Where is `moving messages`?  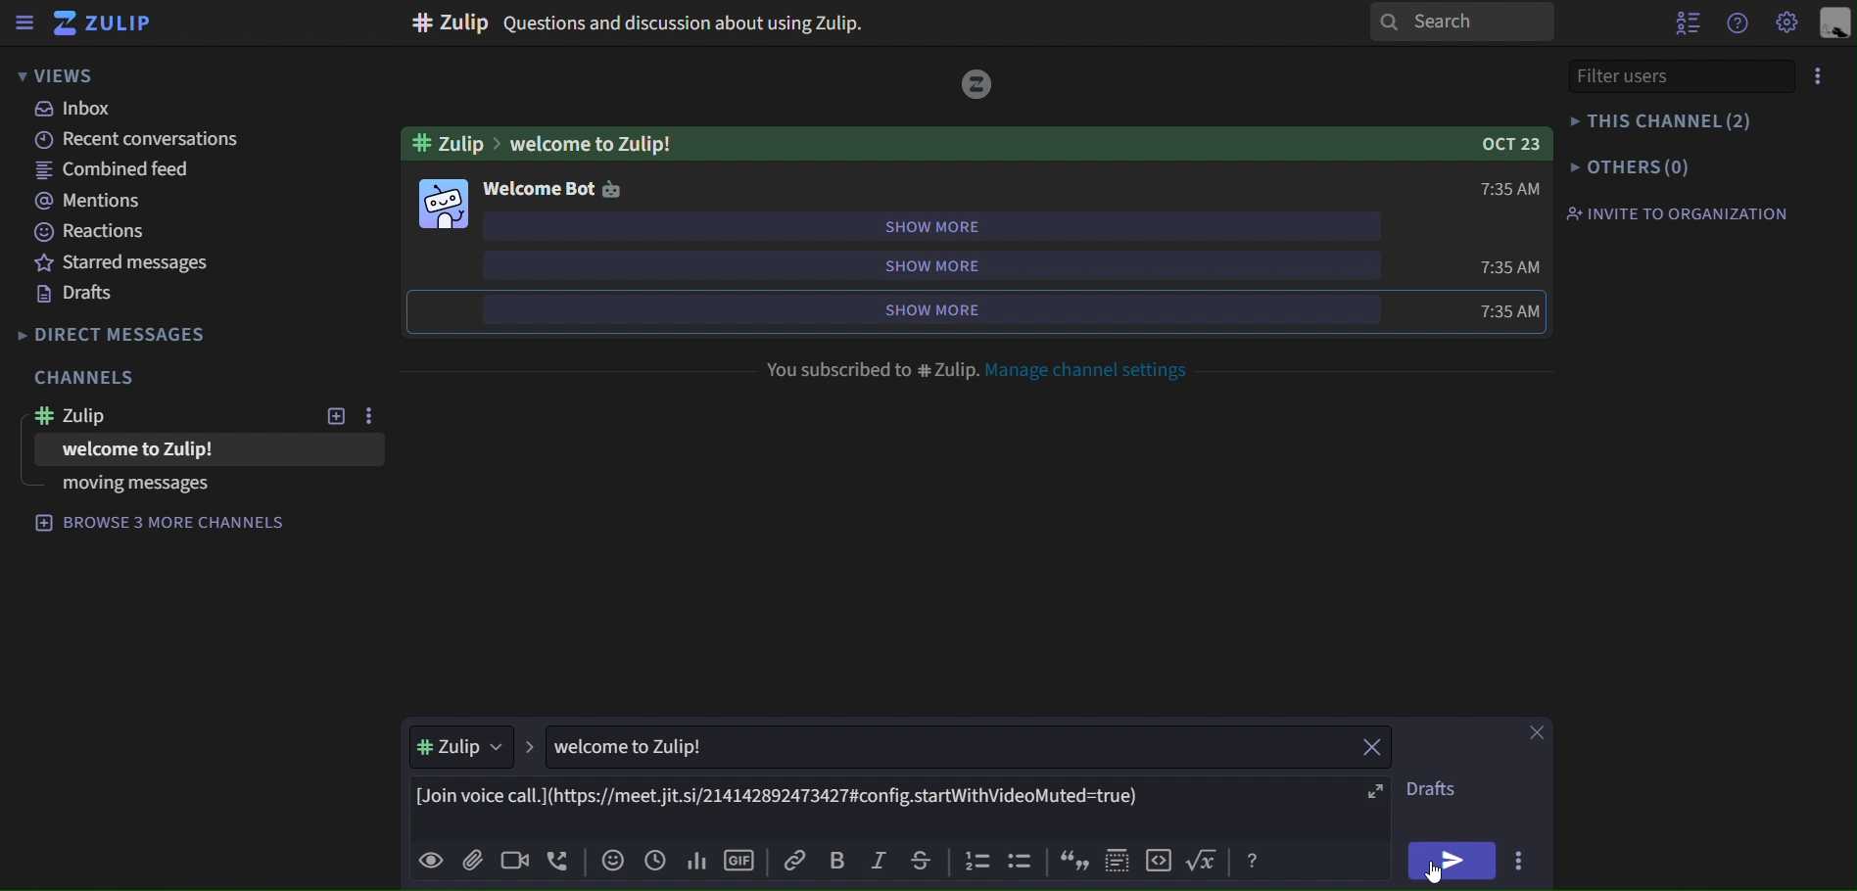
moving messages is located at coordinates (132, 486).